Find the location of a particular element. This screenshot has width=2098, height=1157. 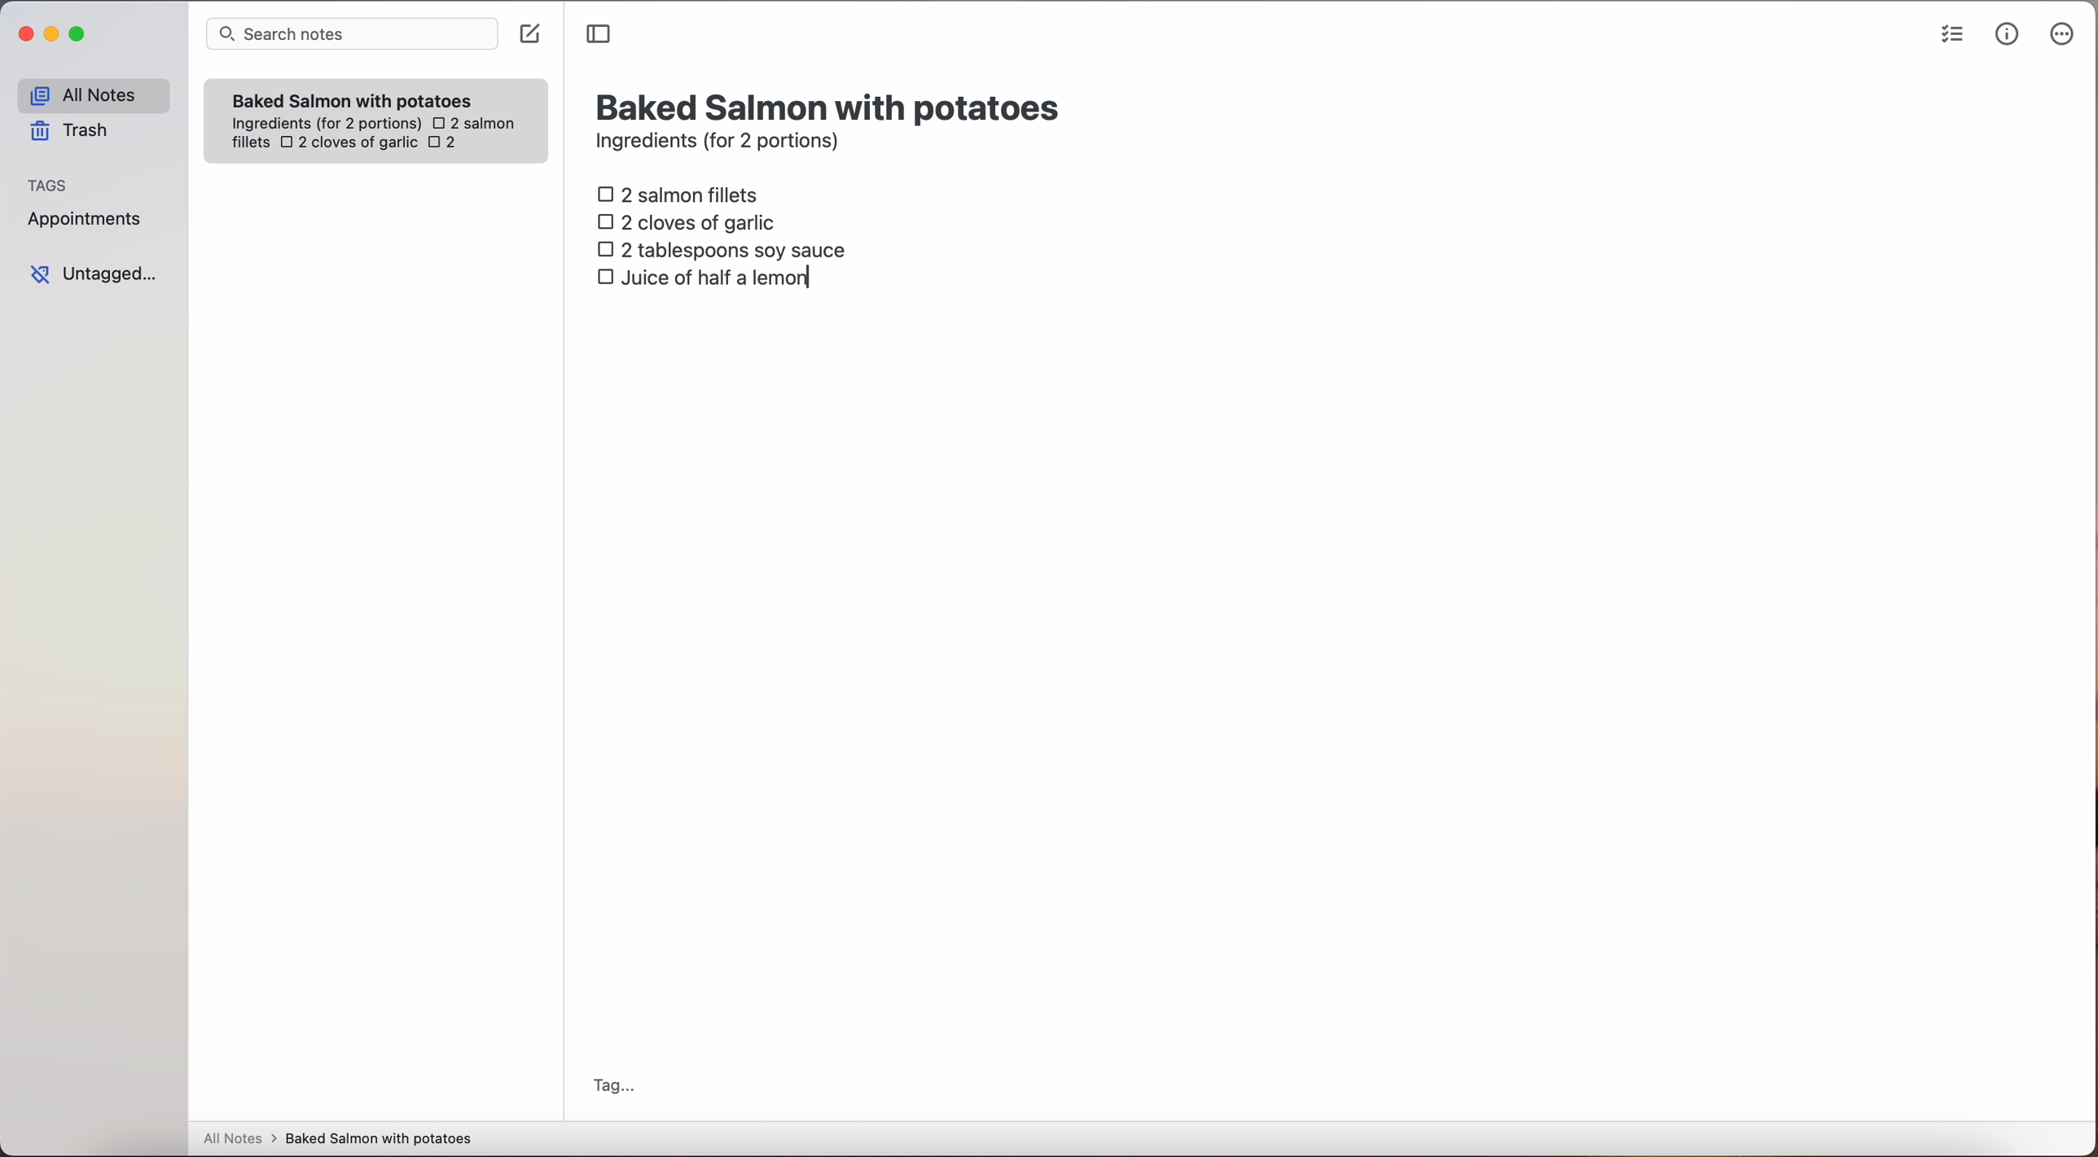

appointments tag is located at coordinates (86, 216).